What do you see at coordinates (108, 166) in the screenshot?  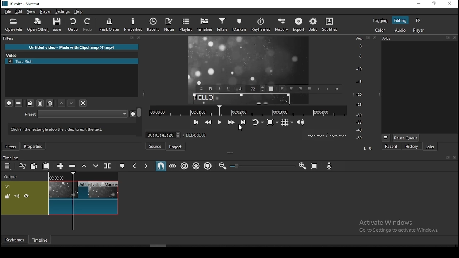 I see `split at playhead` at bounding box center [108, 166].